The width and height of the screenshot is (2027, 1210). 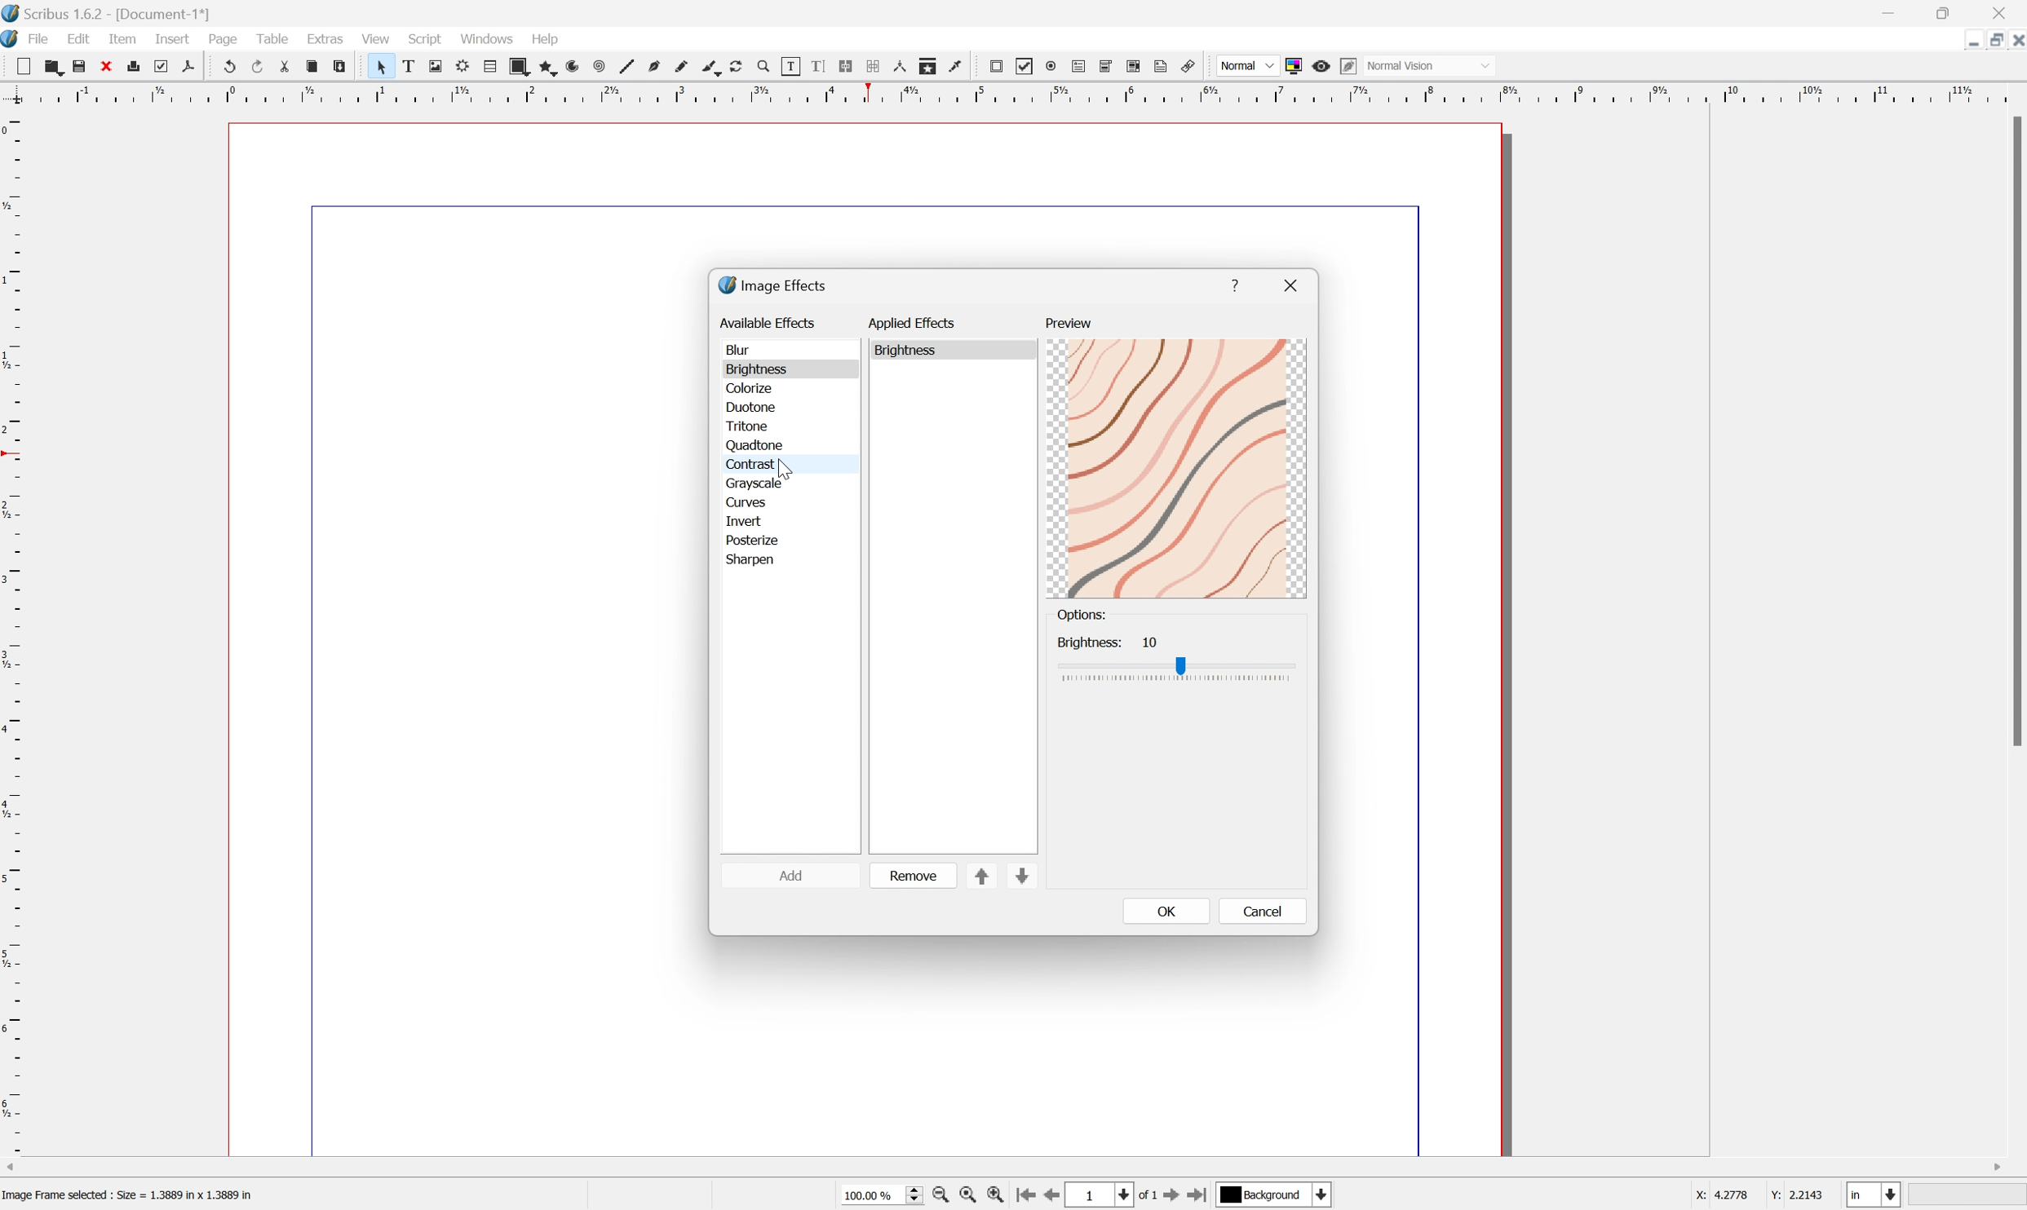 What do you see at coordinates (1295, 64) in the screenshot?
I see `Toggle color management` at bounding box center [1295, 64].